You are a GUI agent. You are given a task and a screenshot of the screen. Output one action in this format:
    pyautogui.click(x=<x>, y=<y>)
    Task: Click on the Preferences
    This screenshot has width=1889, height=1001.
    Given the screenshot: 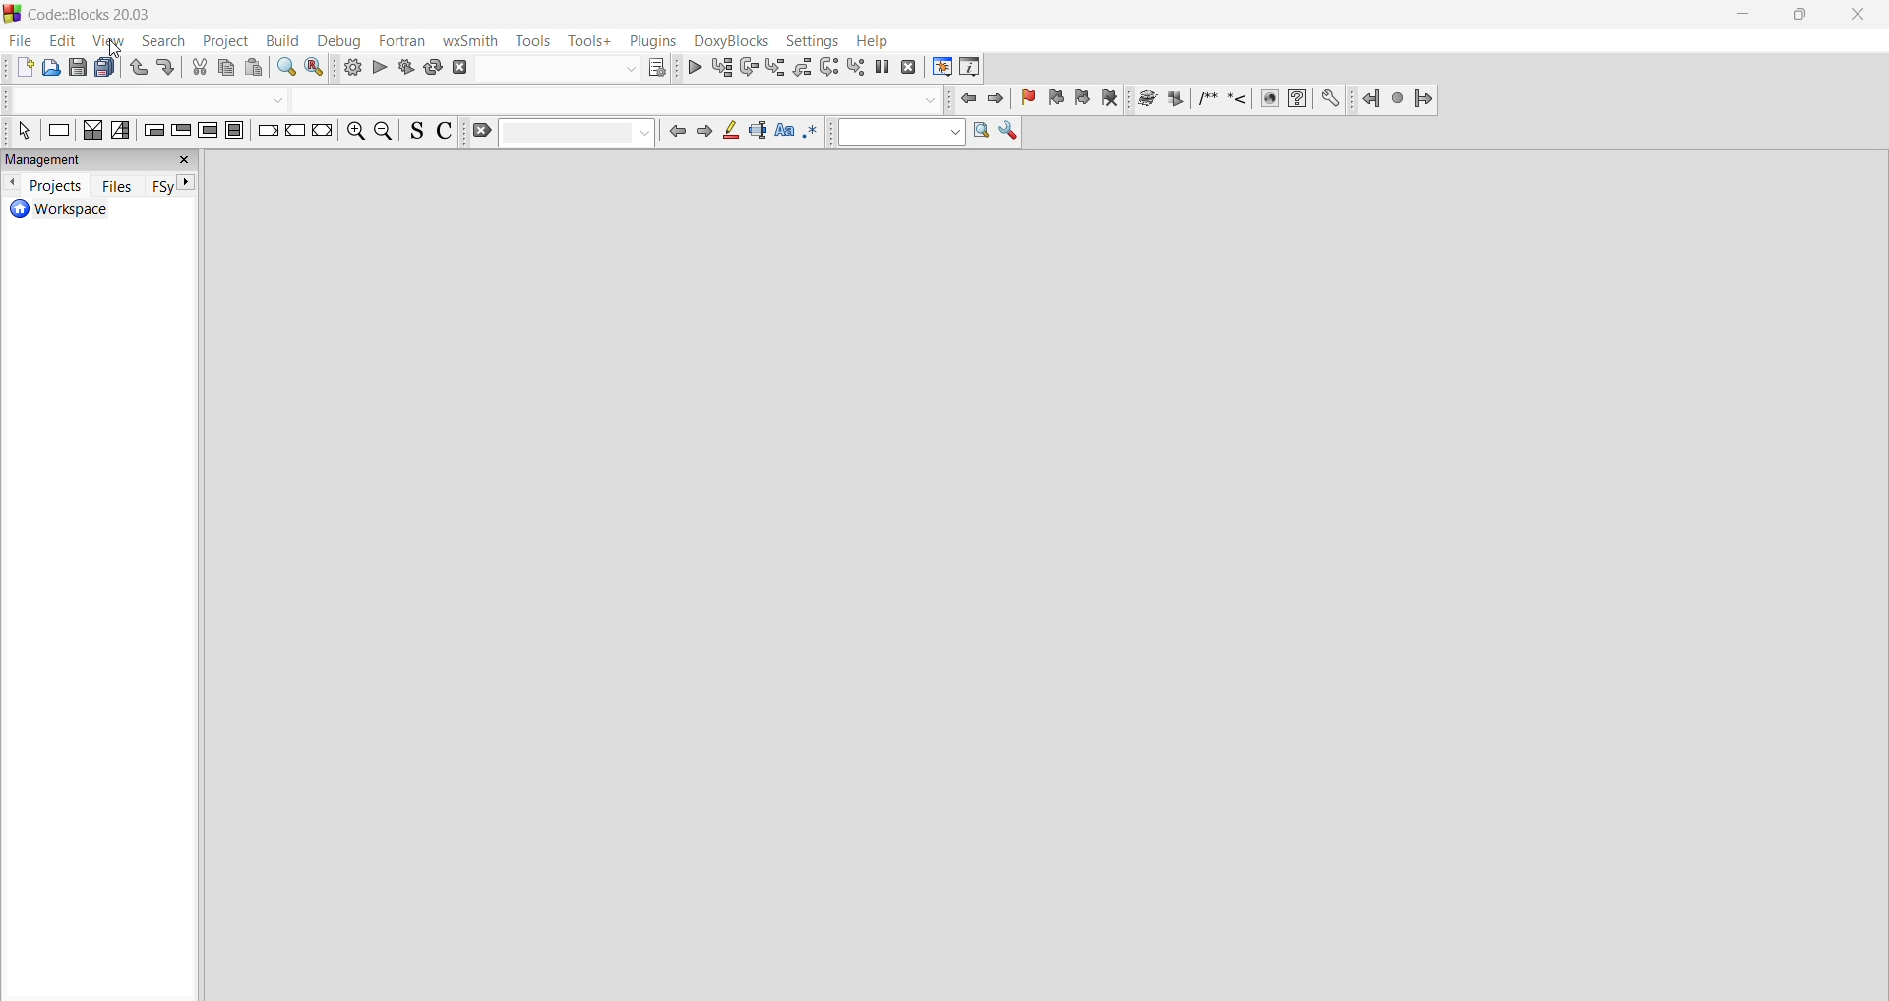 What is the action you would take?
    pyautogui.click(x=1332, y=99)
    